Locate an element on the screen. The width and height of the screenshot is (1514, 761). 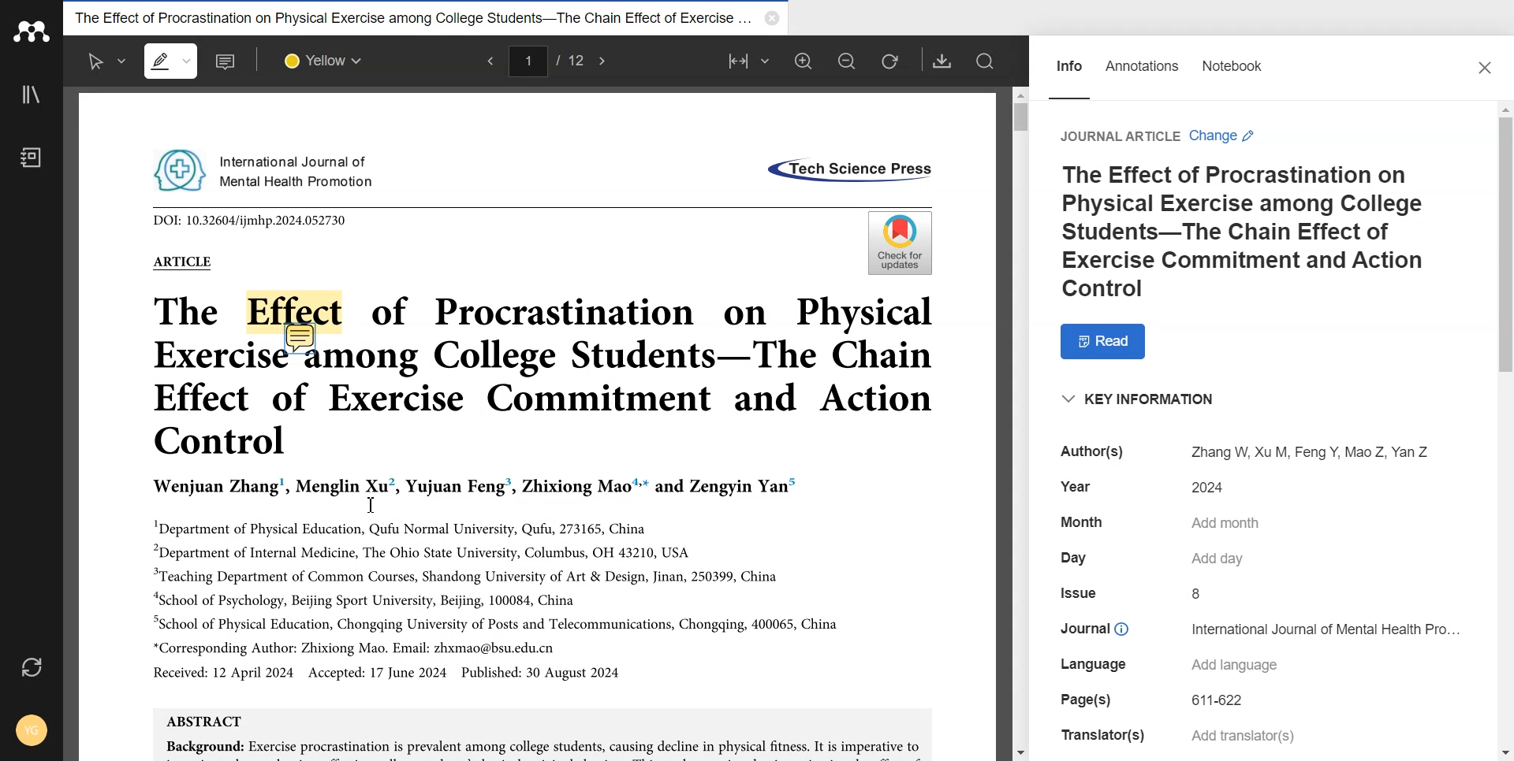
Language Add language is located at coordinates (1169, 666).